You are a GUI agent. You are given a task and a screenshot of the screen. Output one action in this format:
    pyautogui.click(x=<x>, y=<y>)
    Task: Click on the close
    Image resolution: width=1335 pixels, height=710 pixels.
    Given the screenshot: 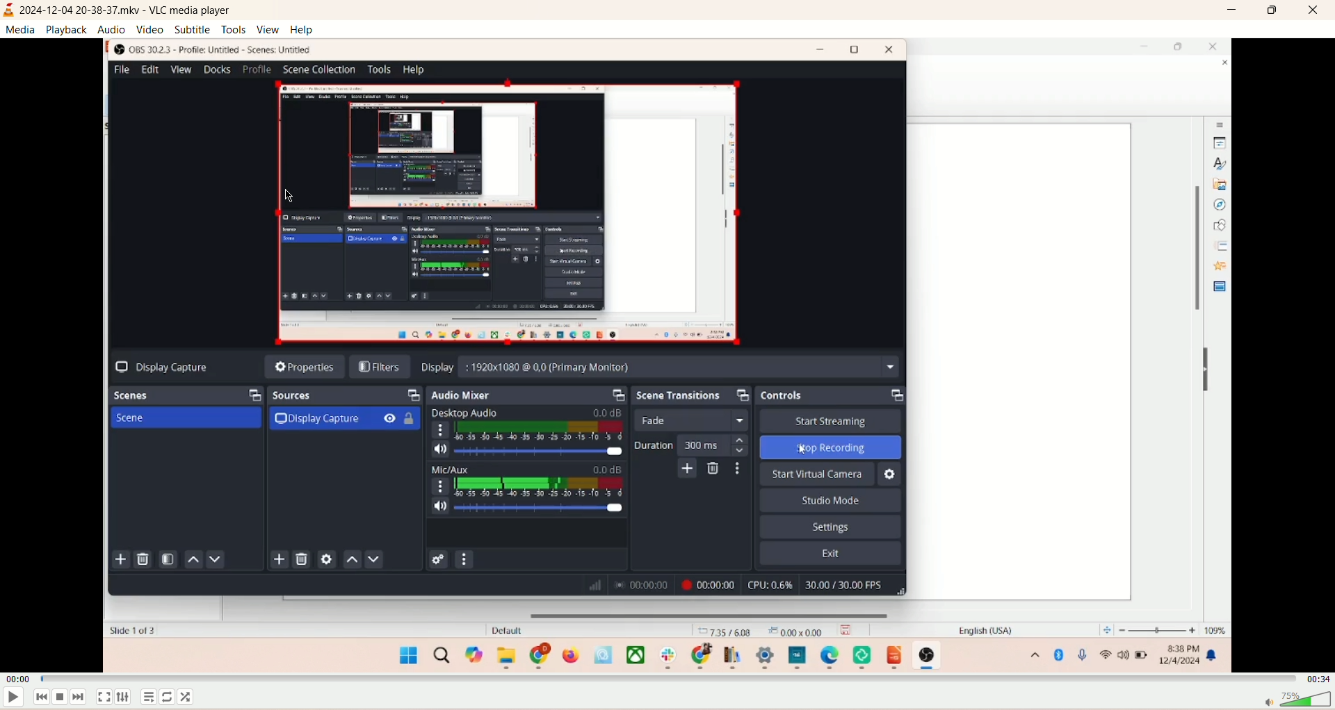 What is the action you would take?
    pyautogui.click(x=1316, y=11)
    